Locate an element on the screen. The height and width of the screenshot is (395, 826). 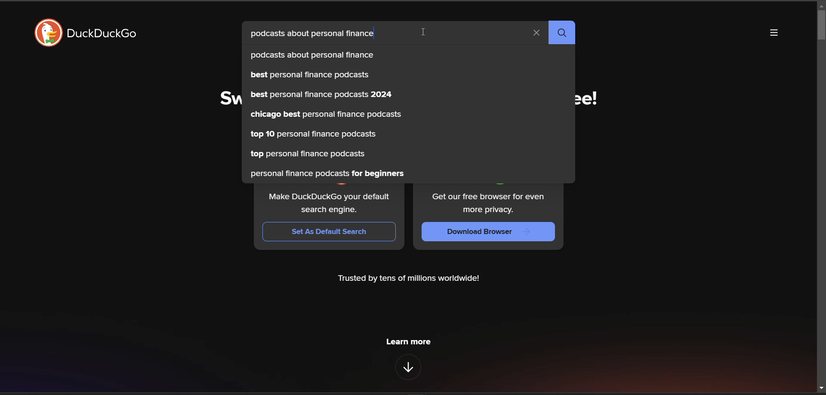
chicago best personal finance podcasts is located at coordinates (326, 115).